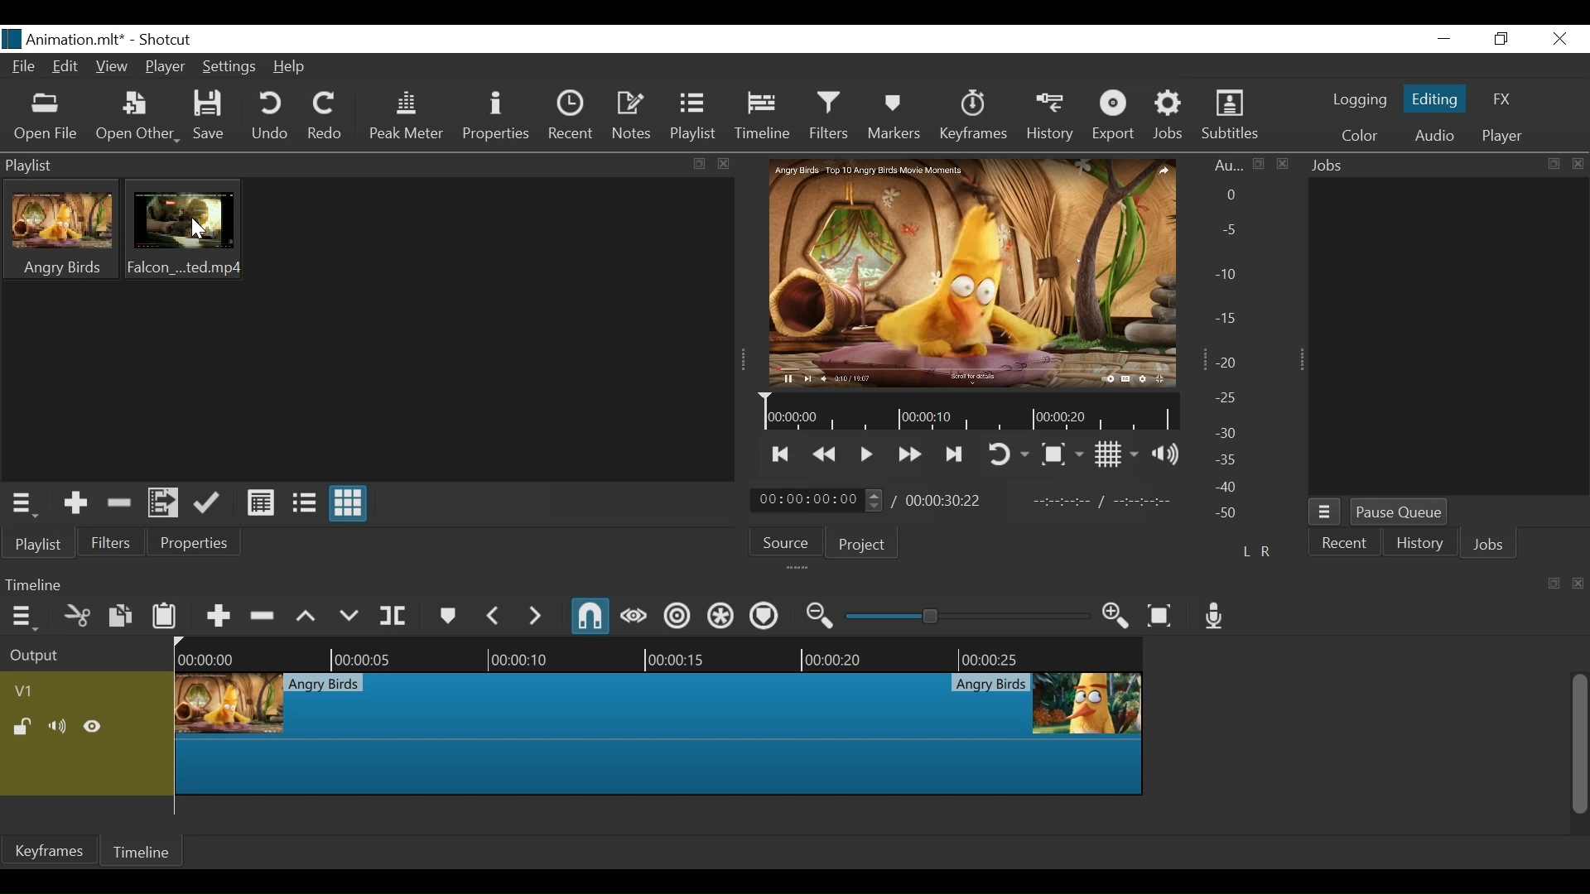 The width and height of the screenshot is (1590, 894). What do you see at coordinates (195, 542) in the screenshot?
I see `Properties` at bounding box center [195, 542].